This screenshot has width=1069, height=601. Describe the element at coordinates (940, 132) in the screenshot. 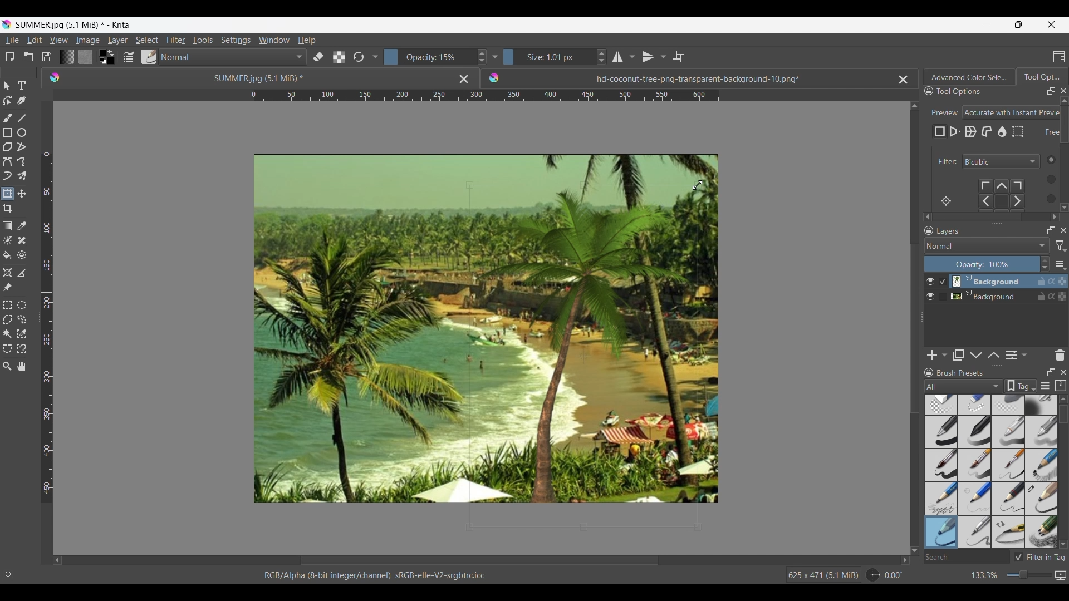

I see `Free` at that location.